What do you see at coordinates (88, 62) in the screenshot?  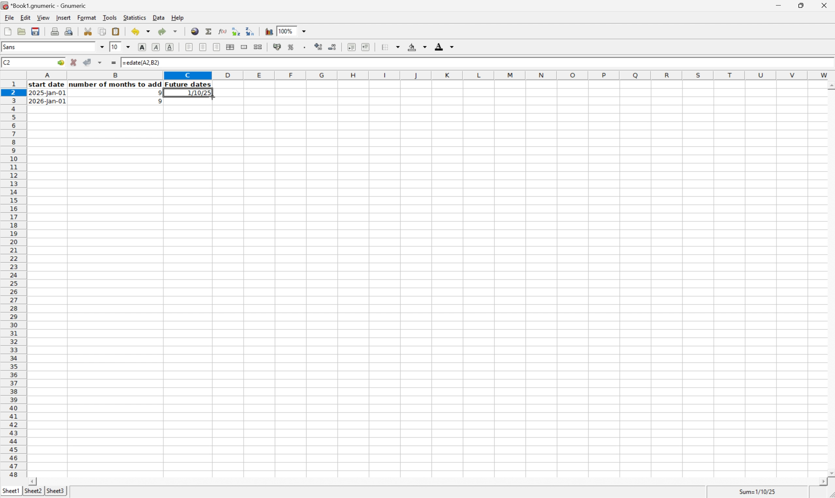 I see `Accept changes` at bounding box center [88, 62].